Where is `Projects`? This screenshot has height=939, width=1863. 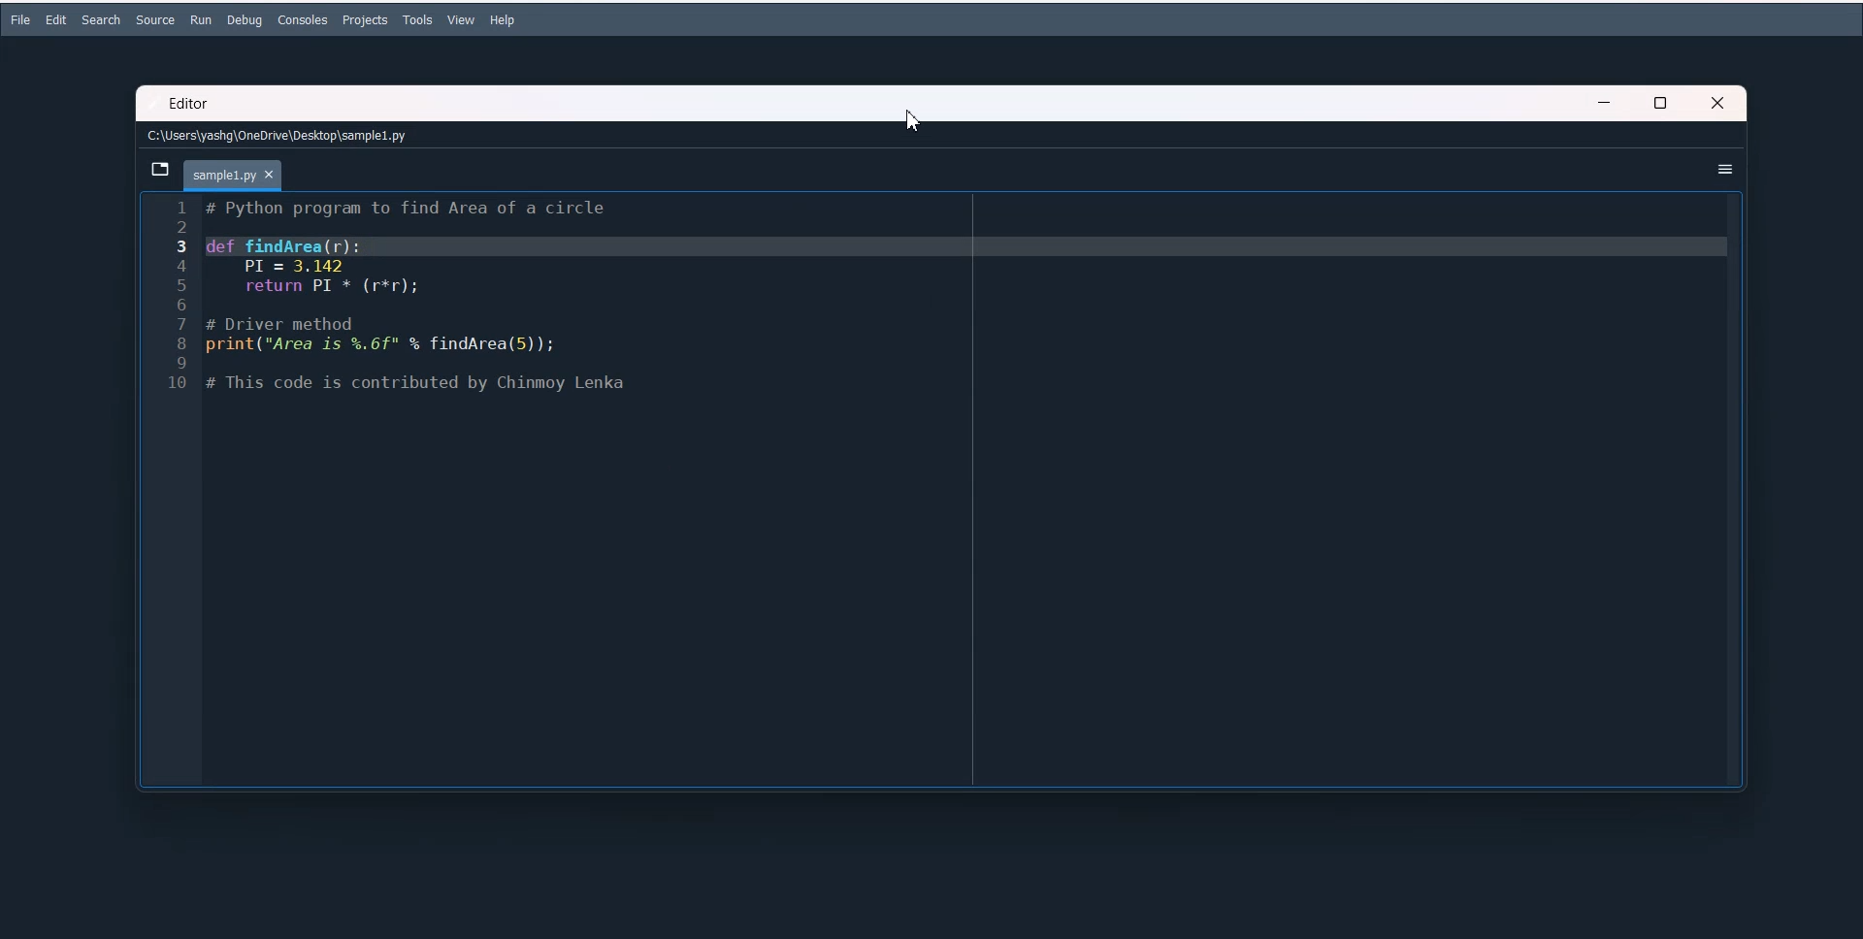 Projects is located at coordinates (366, 20).